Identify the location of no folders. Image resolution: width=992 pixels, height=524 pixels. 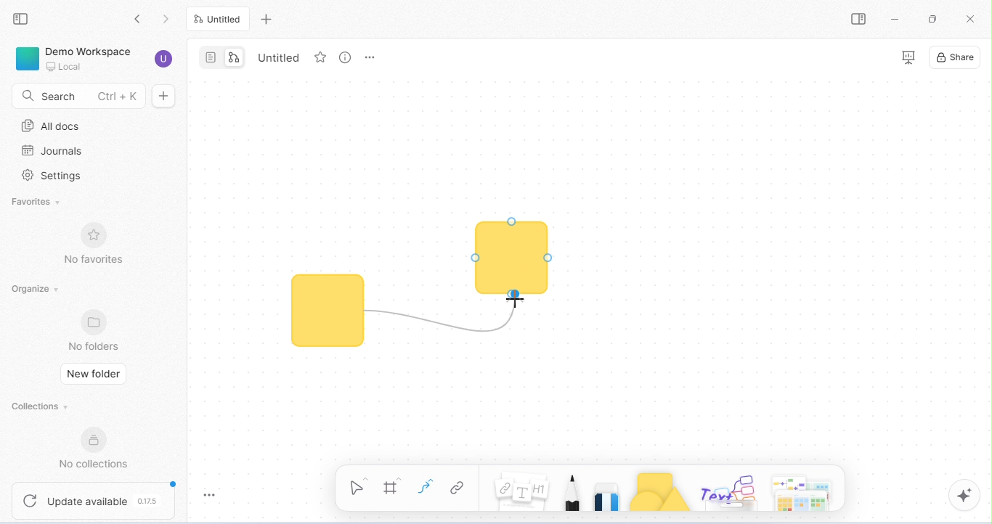
(96, 330).